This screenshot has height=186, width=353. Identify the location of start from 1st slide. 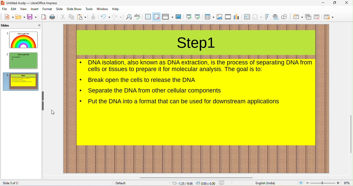
(189, 17).